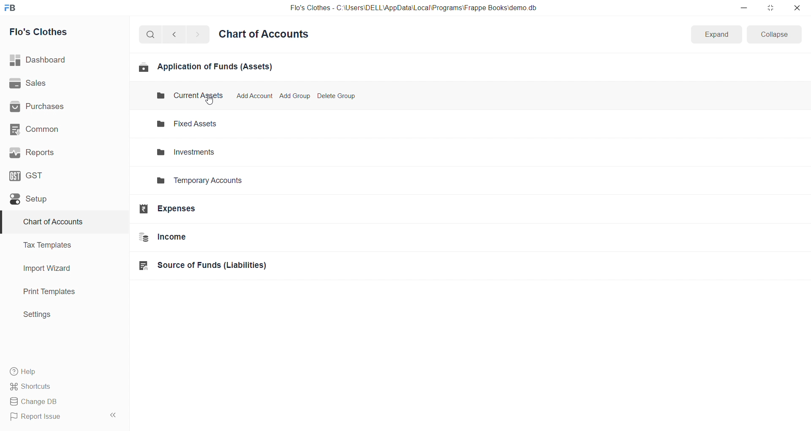 This screenshot has height=431, width=811. I want to click on Common, so click(60, 129).